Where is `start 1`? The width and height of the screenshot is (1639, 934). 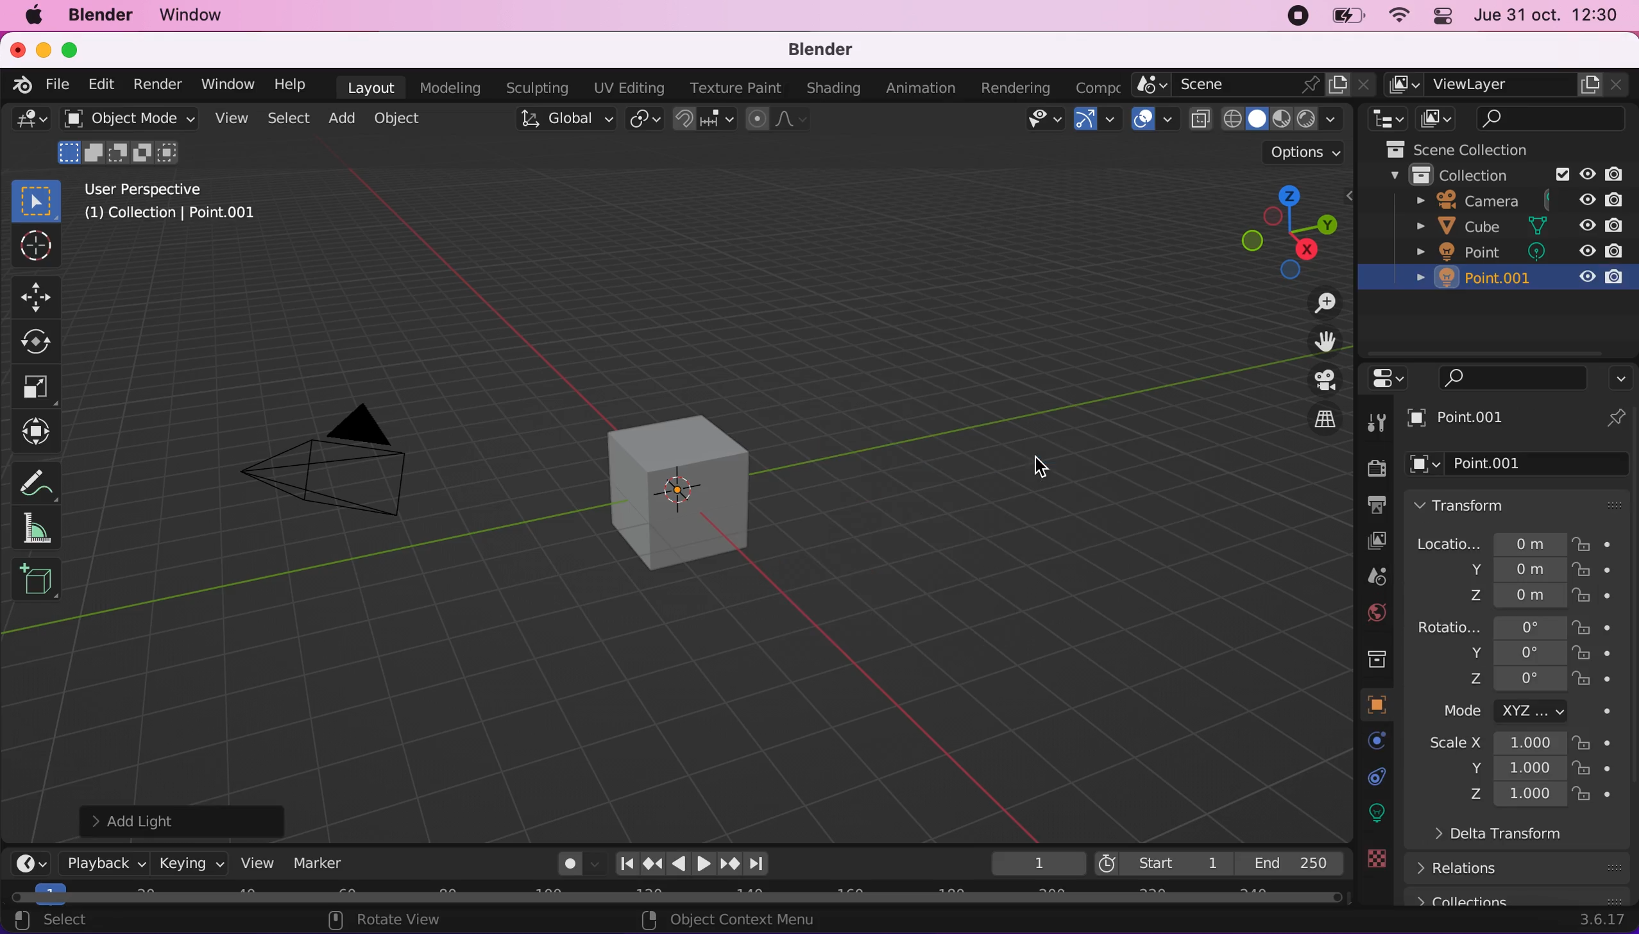 start 1 is located at coordinates (1164, 862).